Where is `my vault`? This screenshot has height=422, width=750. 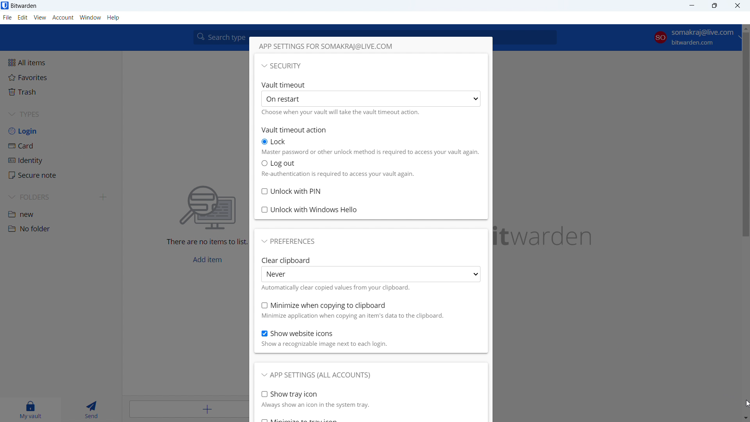 my vault is located at coordinates (30, 410).